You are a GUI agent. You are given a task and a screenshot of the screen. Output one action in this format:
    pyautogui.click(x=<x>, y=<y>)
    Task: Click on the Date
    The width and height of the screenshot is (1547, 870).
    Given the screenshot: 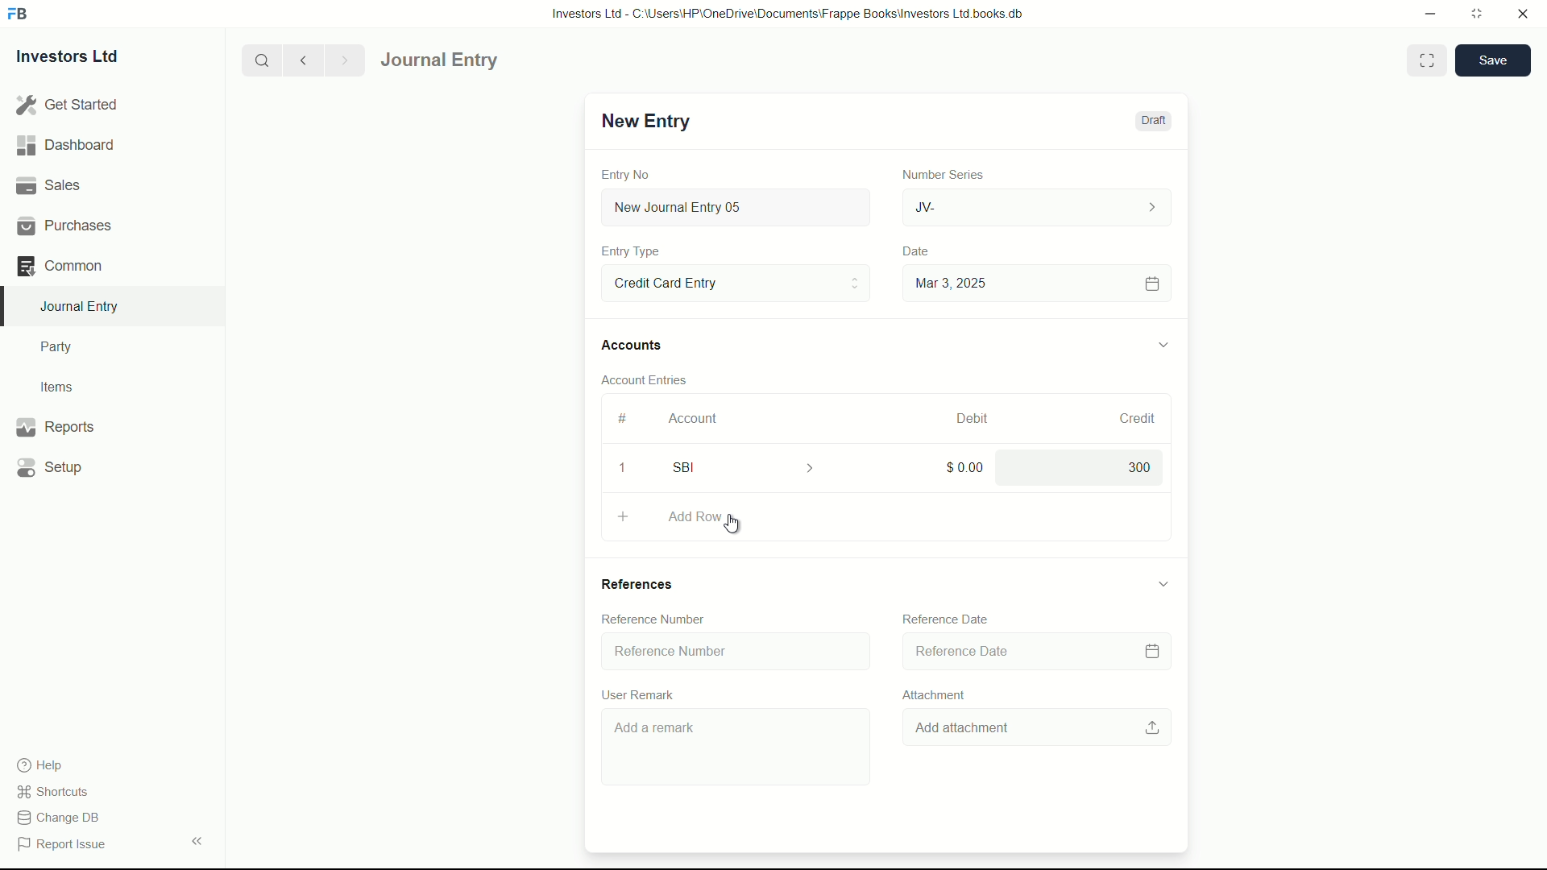 What is the action you would take?
    pyautogui.click(x=918, y=251)
    